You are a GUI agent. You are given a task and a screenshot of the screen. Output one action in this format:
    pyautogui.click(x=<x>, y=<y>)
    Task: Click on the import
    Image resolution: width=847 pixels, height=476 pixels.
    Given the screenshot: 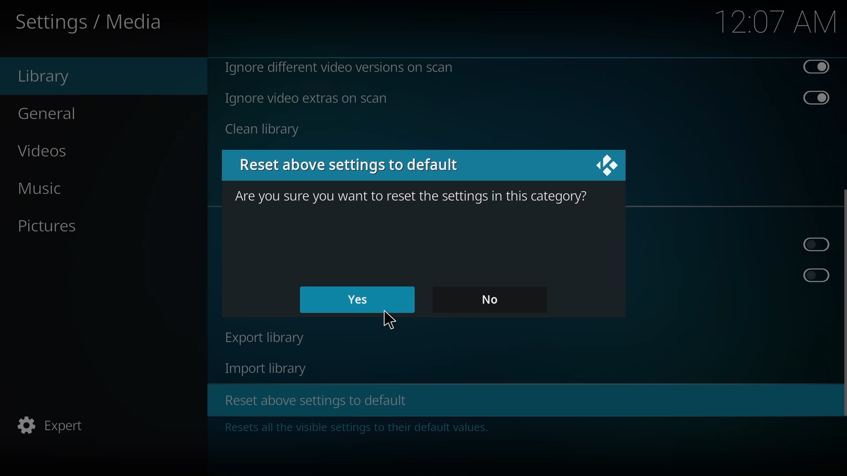 What is the action you would take?
    pyautogui.click(x=268, y=368)
    